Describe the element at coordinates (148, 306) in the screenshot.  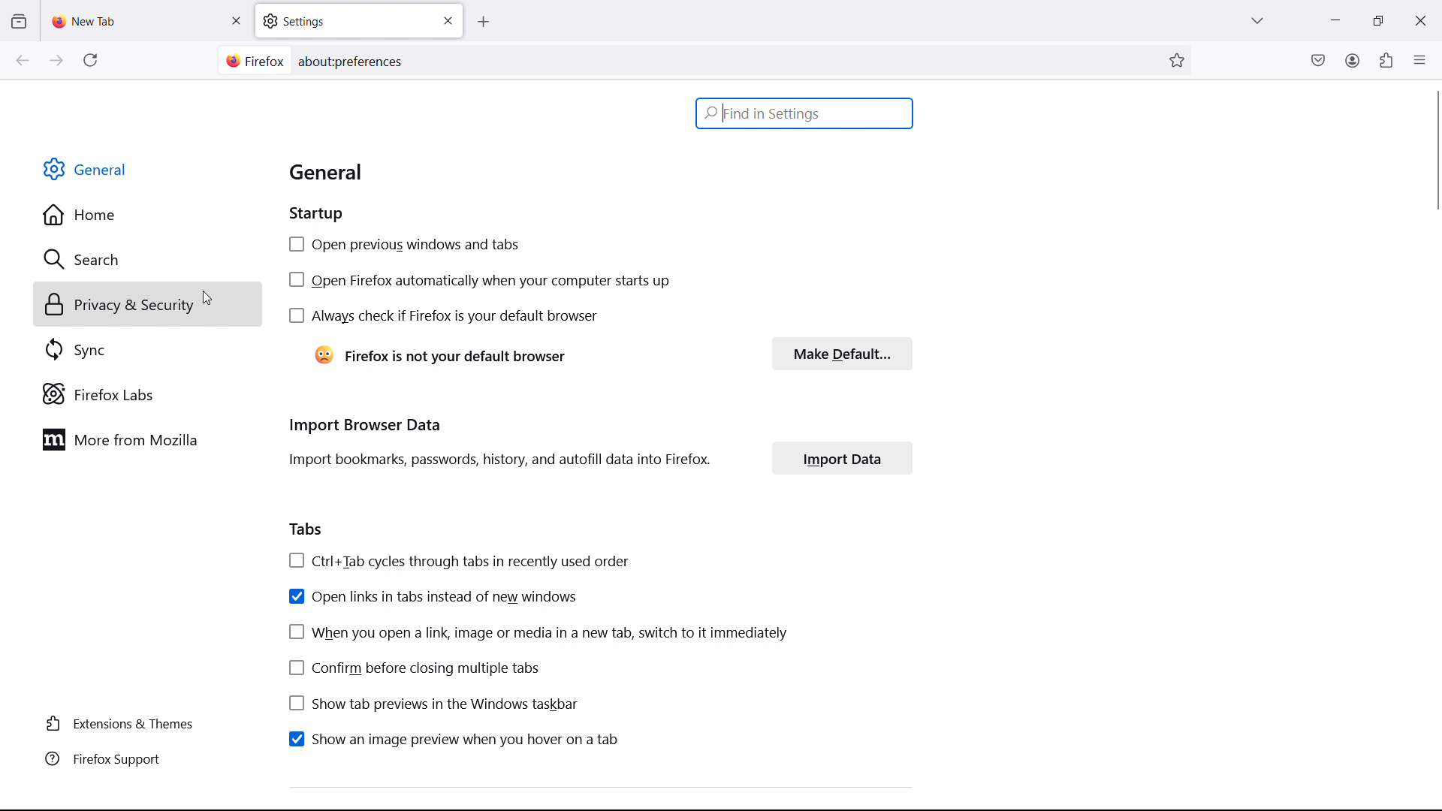
I see `privacy and security` at that location.